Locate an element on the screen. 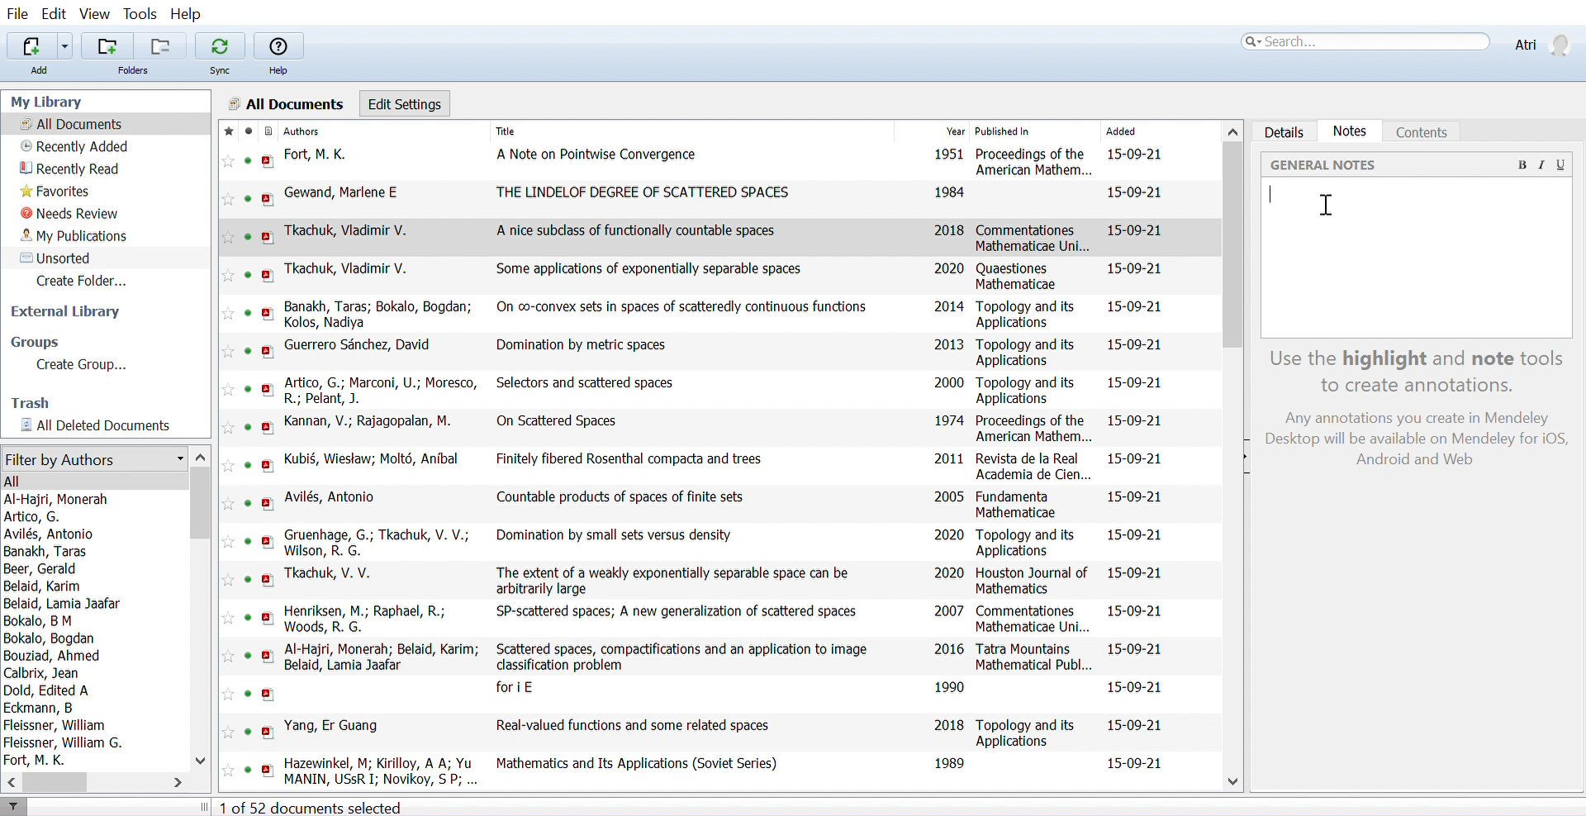  Eckmann, B is located at coordinates (40, 708).